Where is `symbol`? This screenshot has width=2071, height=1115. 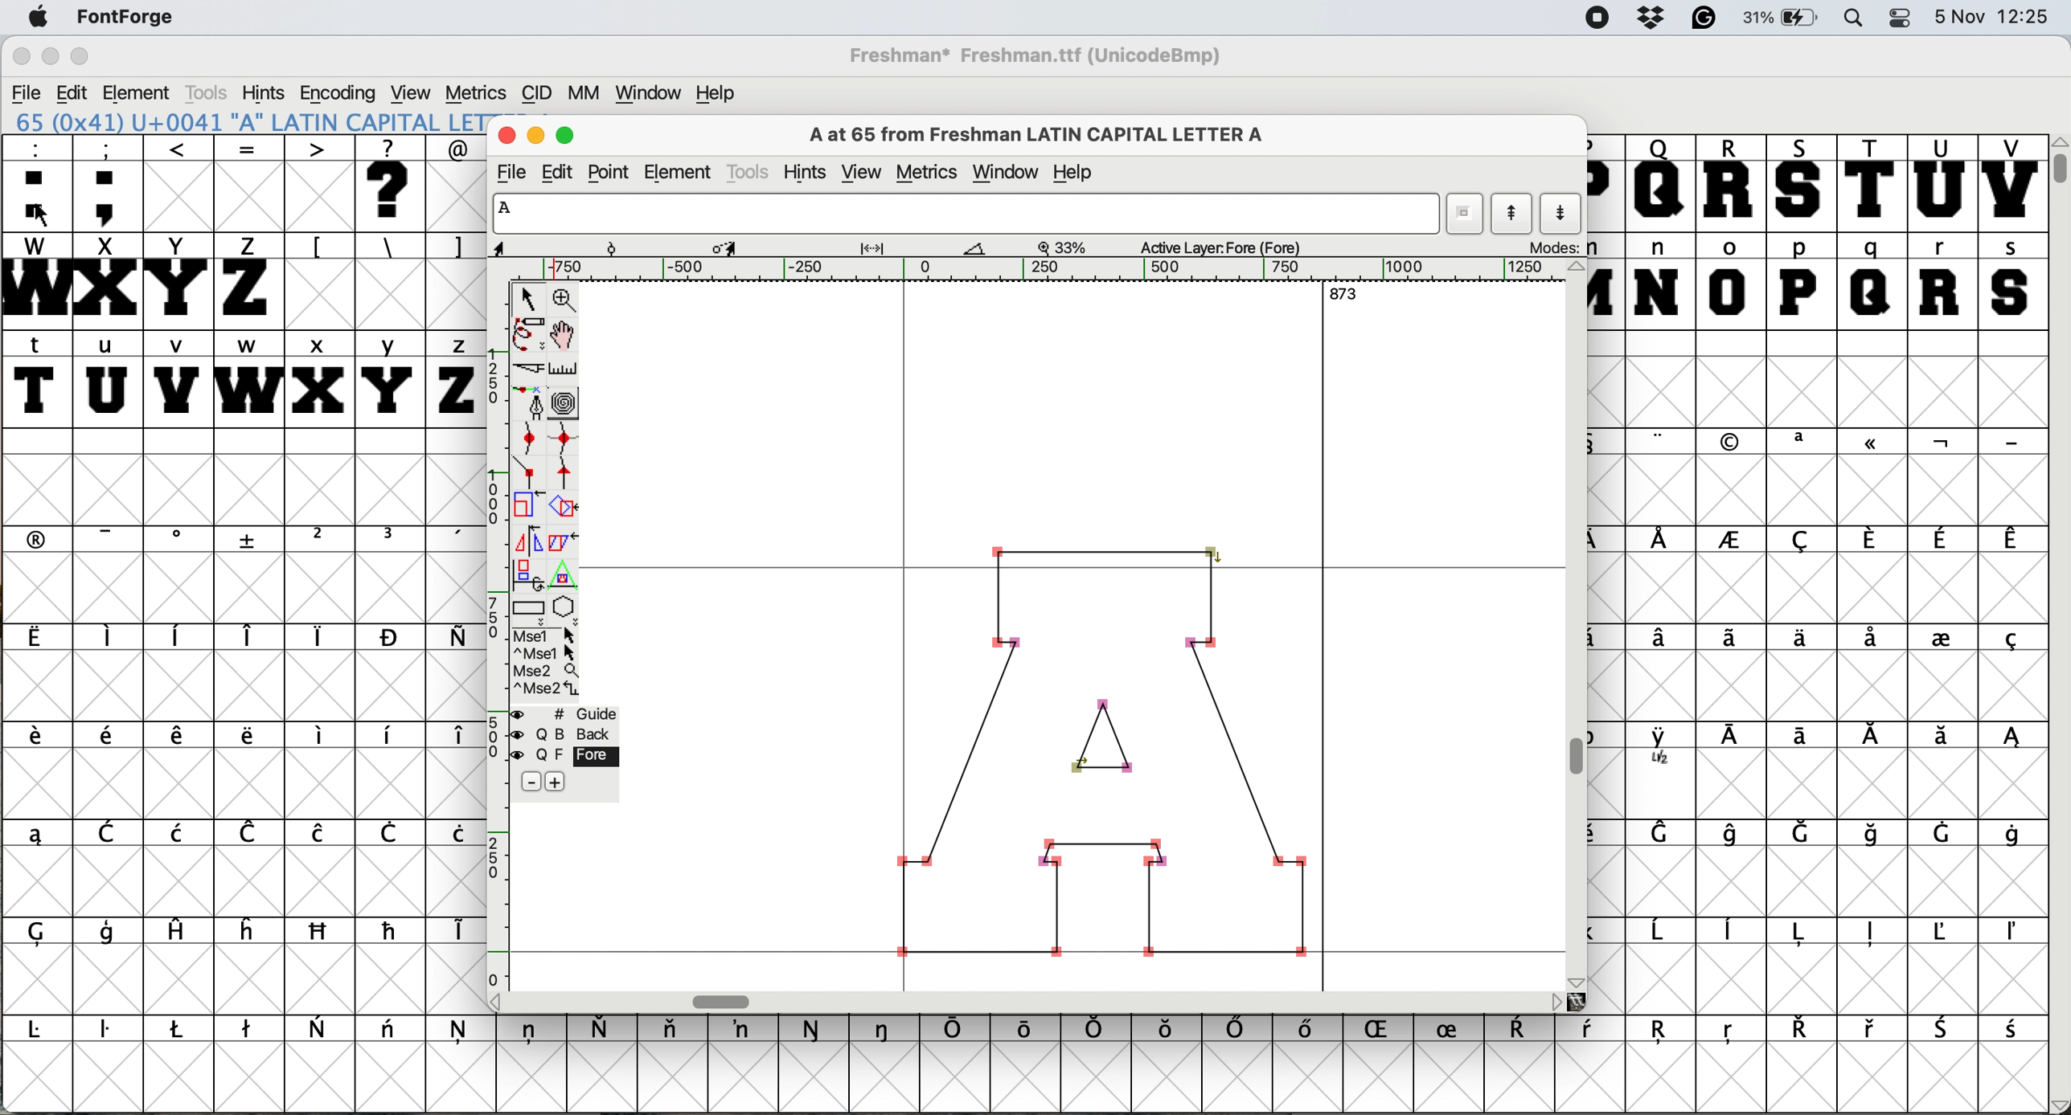
symbol is located at coordinates (390, 637).